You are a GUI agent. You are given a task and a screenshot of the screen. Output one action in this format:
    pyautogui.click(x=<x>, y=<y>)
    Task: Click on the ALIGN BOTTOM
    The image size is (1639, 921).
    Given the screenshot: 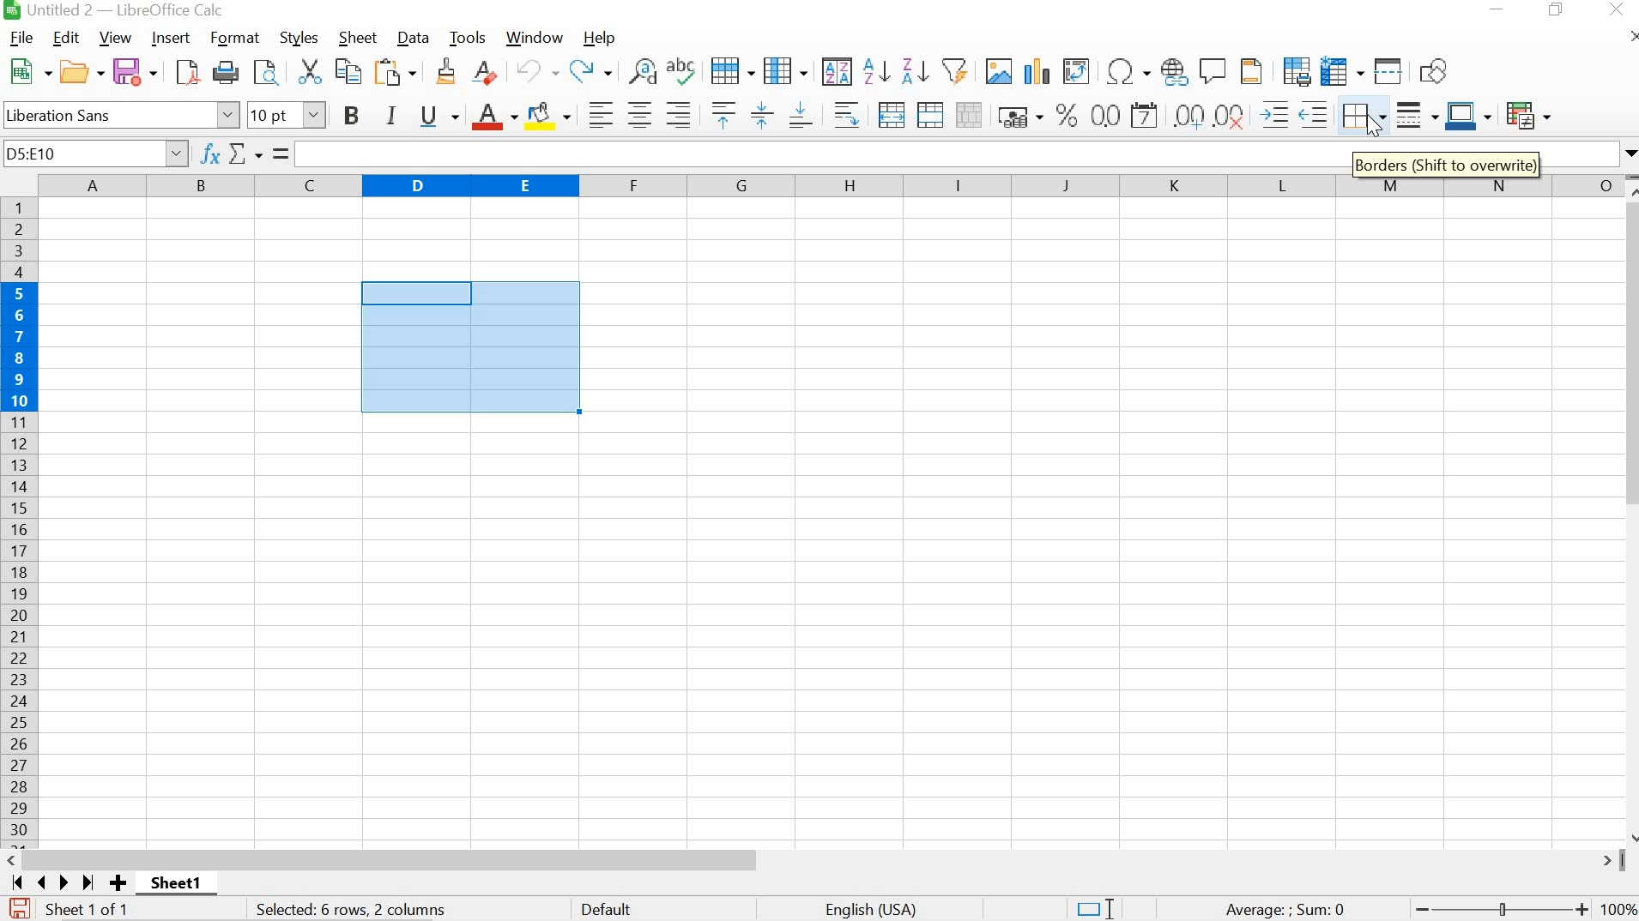 What is the action you would take?
    pyautogui.click(x=799, y=117)
    